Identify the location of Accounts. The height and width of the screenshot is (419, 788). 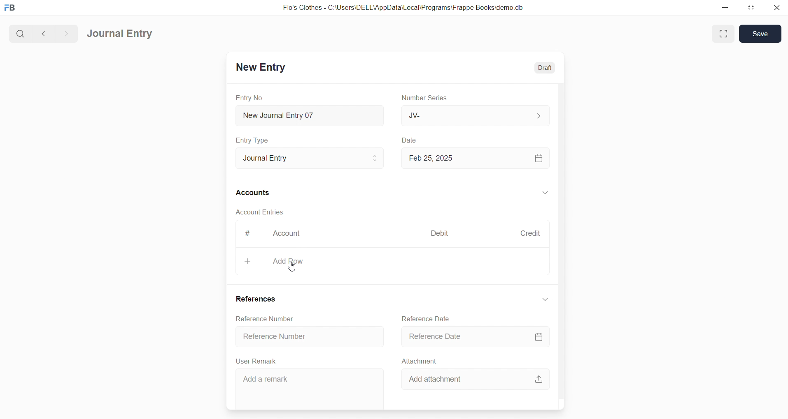
(253, 193).